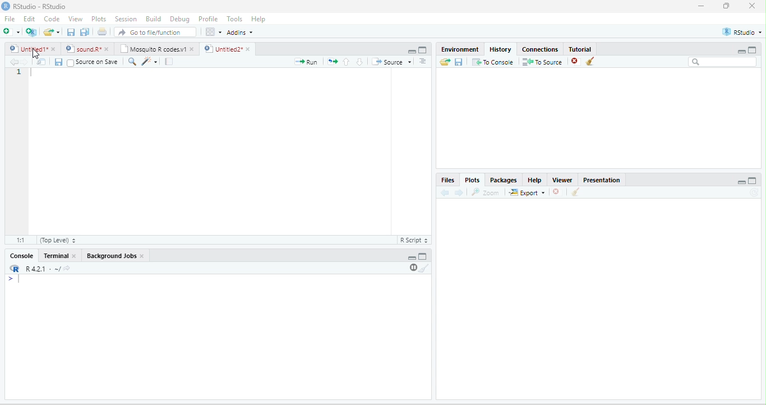  Describe the element at coordinates (14, 62) in the screenshot. I see `back` at that location.